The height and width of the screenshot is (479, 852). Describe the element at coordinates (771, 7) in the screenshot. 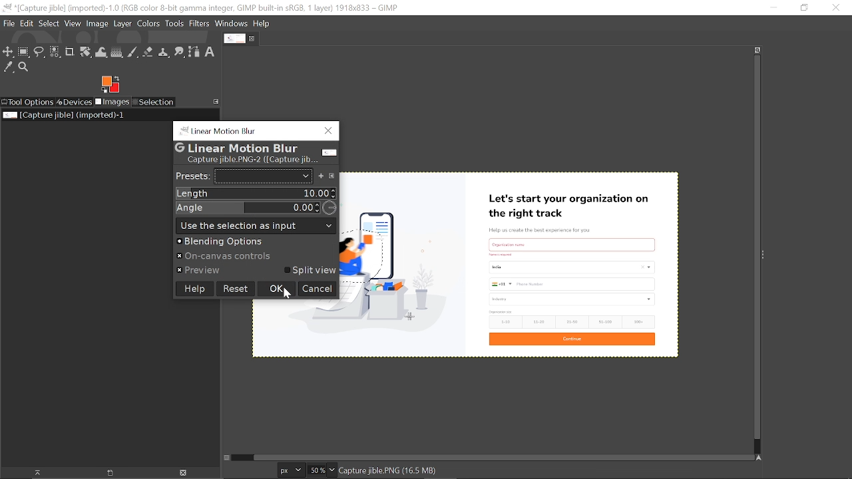

I see `Minimize` at that location.